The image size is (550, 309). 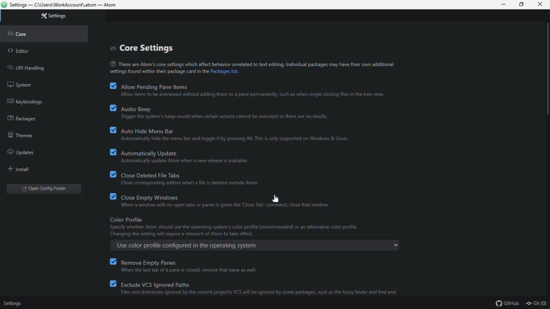 I want to click on Settings, so click(x=57, y=16).